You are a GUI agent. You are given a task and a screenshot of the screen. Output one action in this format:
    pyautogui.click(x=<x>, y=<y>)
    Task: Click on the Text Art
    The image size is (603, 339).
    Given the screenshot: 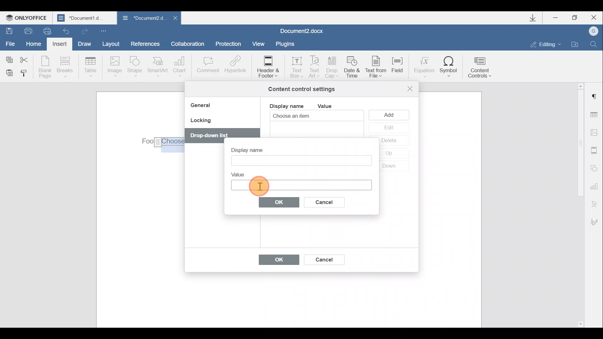 What is the action you would take?
    pyautogui.click(x=315, y=67)
    